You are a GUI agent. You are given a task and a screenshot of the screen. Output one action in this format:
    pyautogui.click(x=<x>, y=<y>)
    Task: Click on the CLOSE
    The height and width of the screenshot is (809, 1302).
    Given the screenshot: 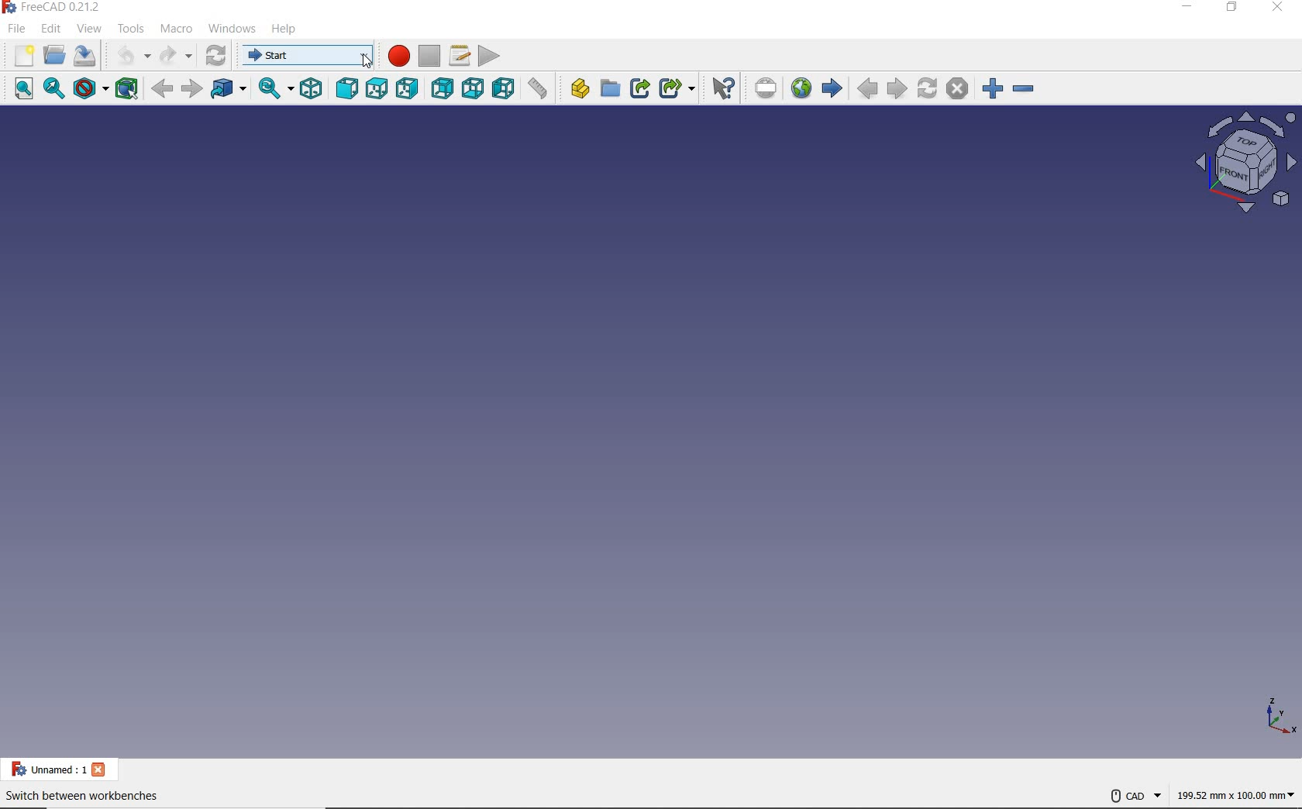 What is the action you would take?
    pyautogui.click(x=1280, y=10)
    